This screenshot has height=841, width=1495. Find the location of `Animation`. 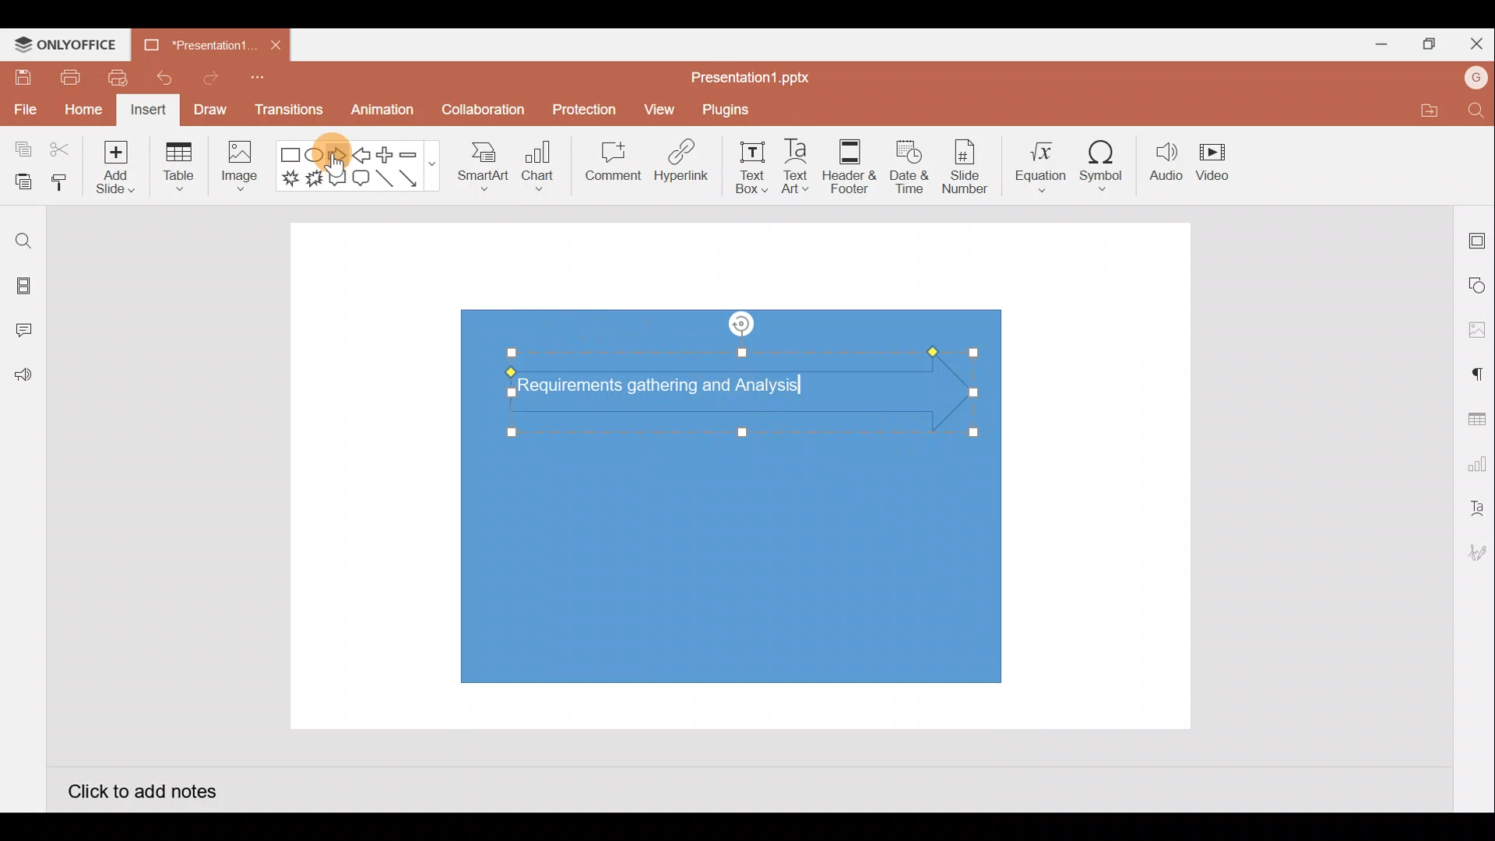

Animation is located at coordinates (384, 114).